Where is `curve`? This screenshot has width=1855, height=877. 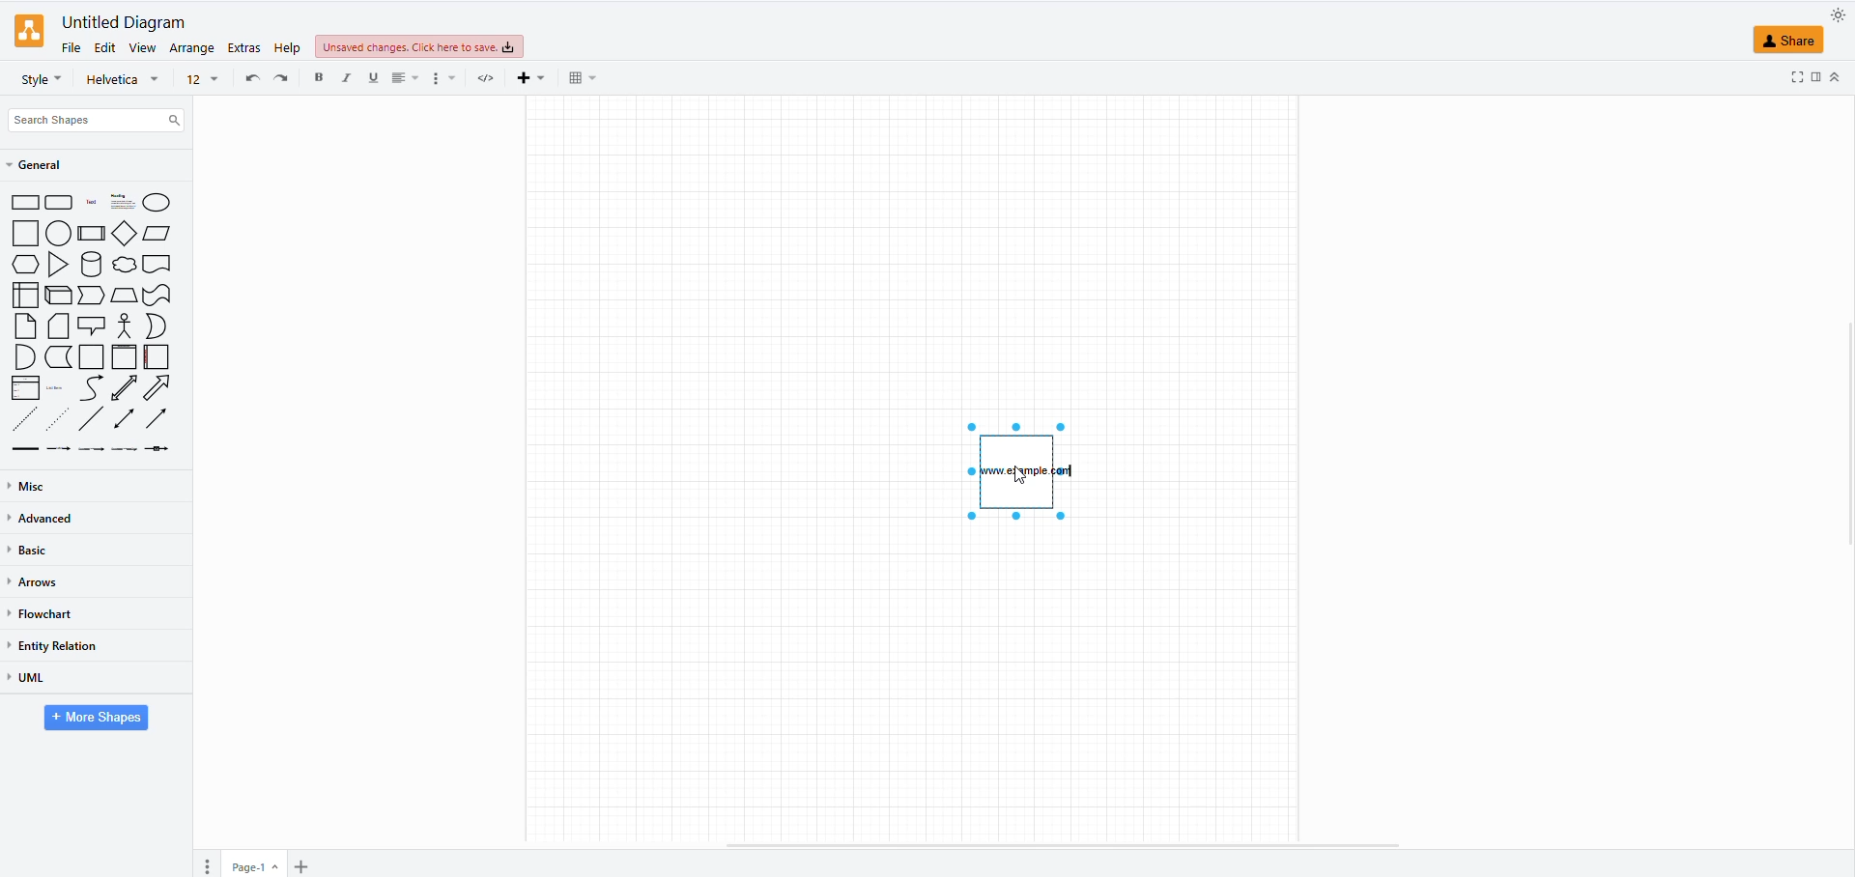 curve is located at coordinates (92, 387).